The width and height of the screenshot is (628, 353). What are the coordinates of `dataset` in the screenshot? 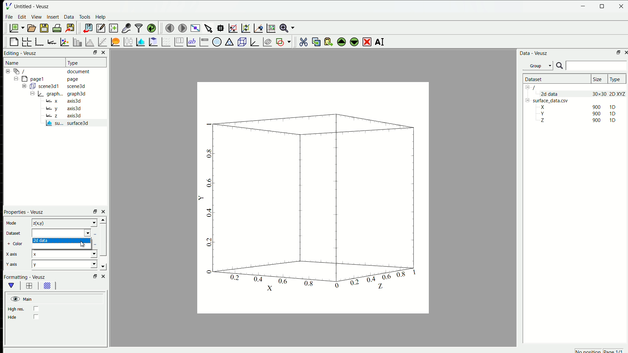 It's located at (58, 233).